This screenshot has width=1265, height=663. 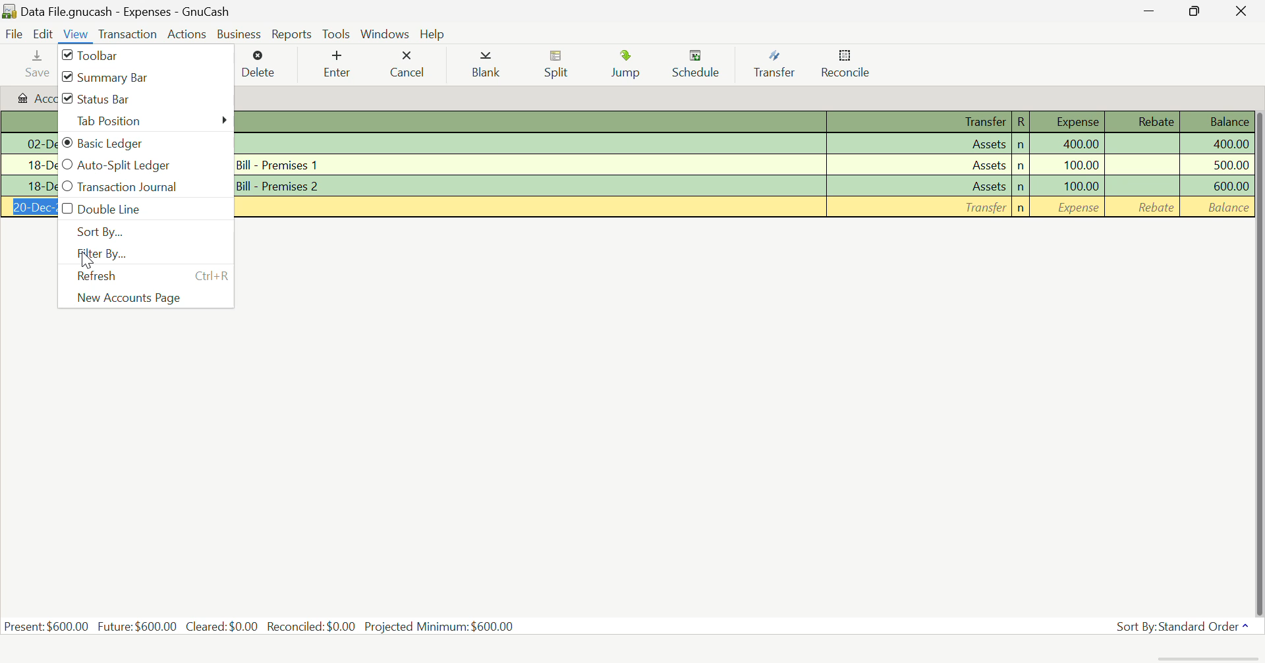 I want to click on Rebate, so click(x=1142, y=145).